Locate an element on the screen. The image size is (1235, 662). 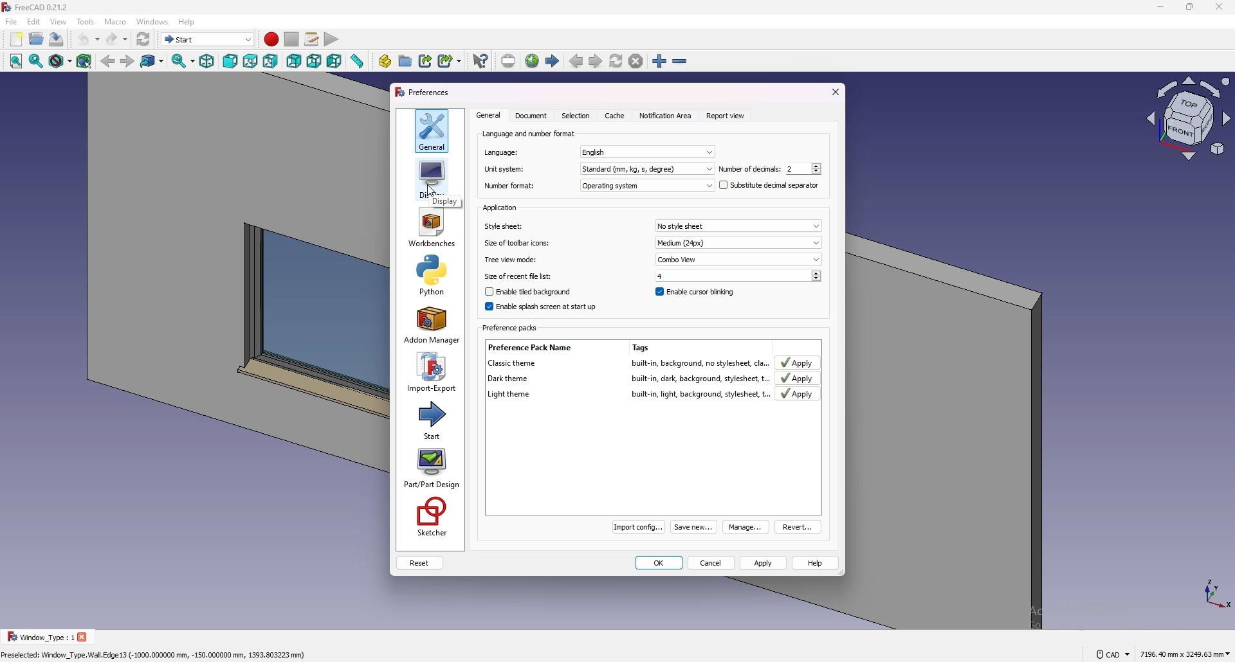
addon manager is located at coordinates (432, 325).